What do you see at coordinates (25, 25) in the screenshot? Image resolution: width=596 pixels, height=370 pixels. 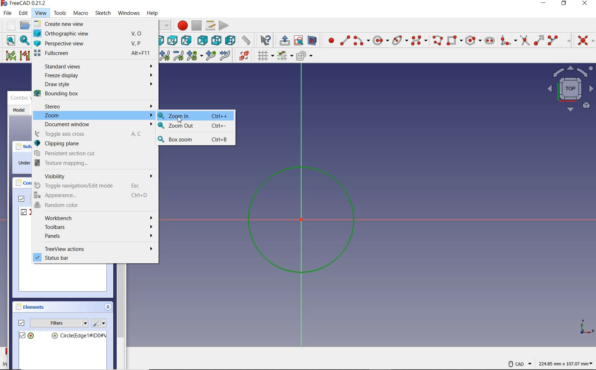 I see `open` at bounding box center [25, 25].